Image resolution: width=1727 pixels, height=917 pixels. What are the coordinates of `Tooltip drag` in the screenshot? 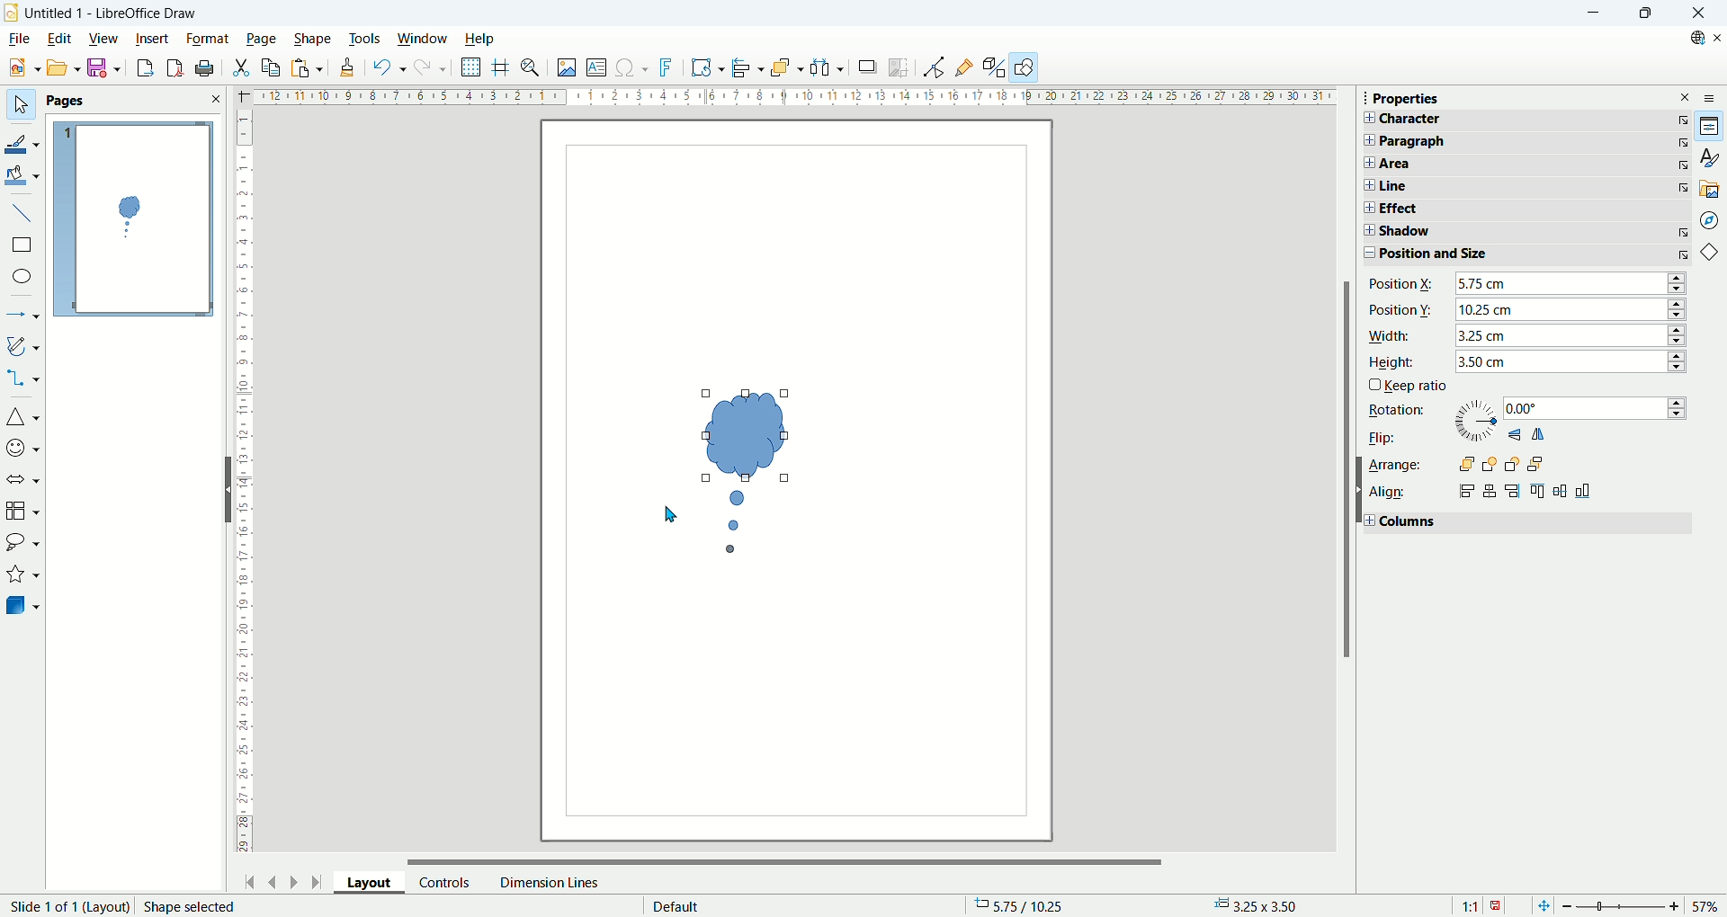 It's located at (1357, 97).